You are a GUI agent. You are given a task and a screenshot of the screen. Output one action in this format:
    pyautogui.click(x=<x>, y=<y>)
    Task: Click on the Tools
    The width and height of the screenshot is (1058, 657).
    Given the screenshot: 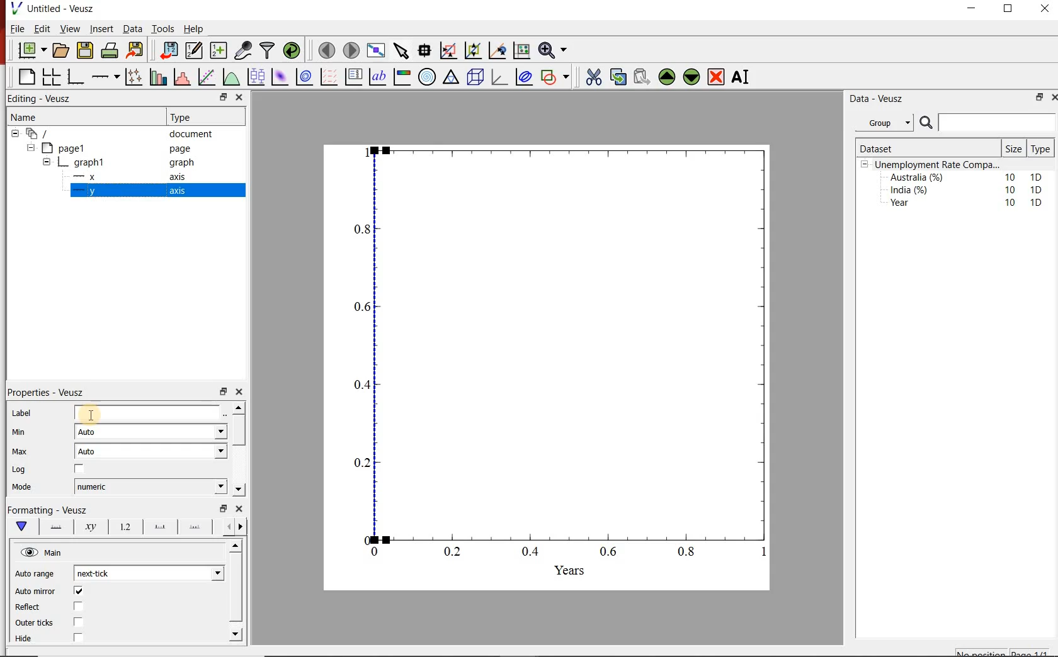 What is the action you would take?
    pyautogui.click(x=164, y=28)
    